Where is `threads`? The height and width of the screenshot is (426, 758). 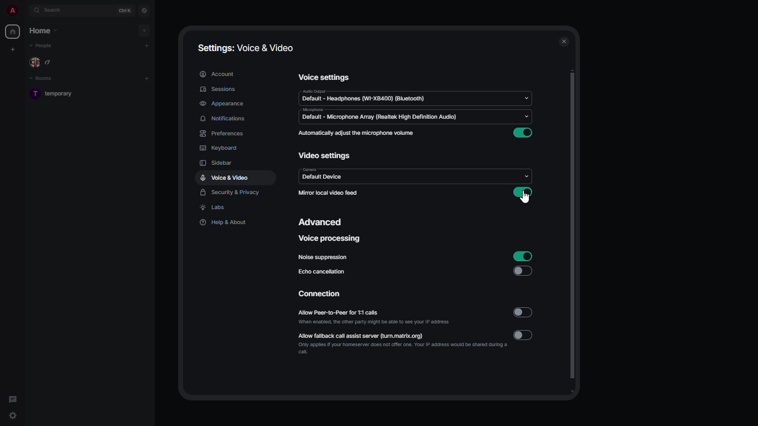
threads is located at coordinates (13, 397).